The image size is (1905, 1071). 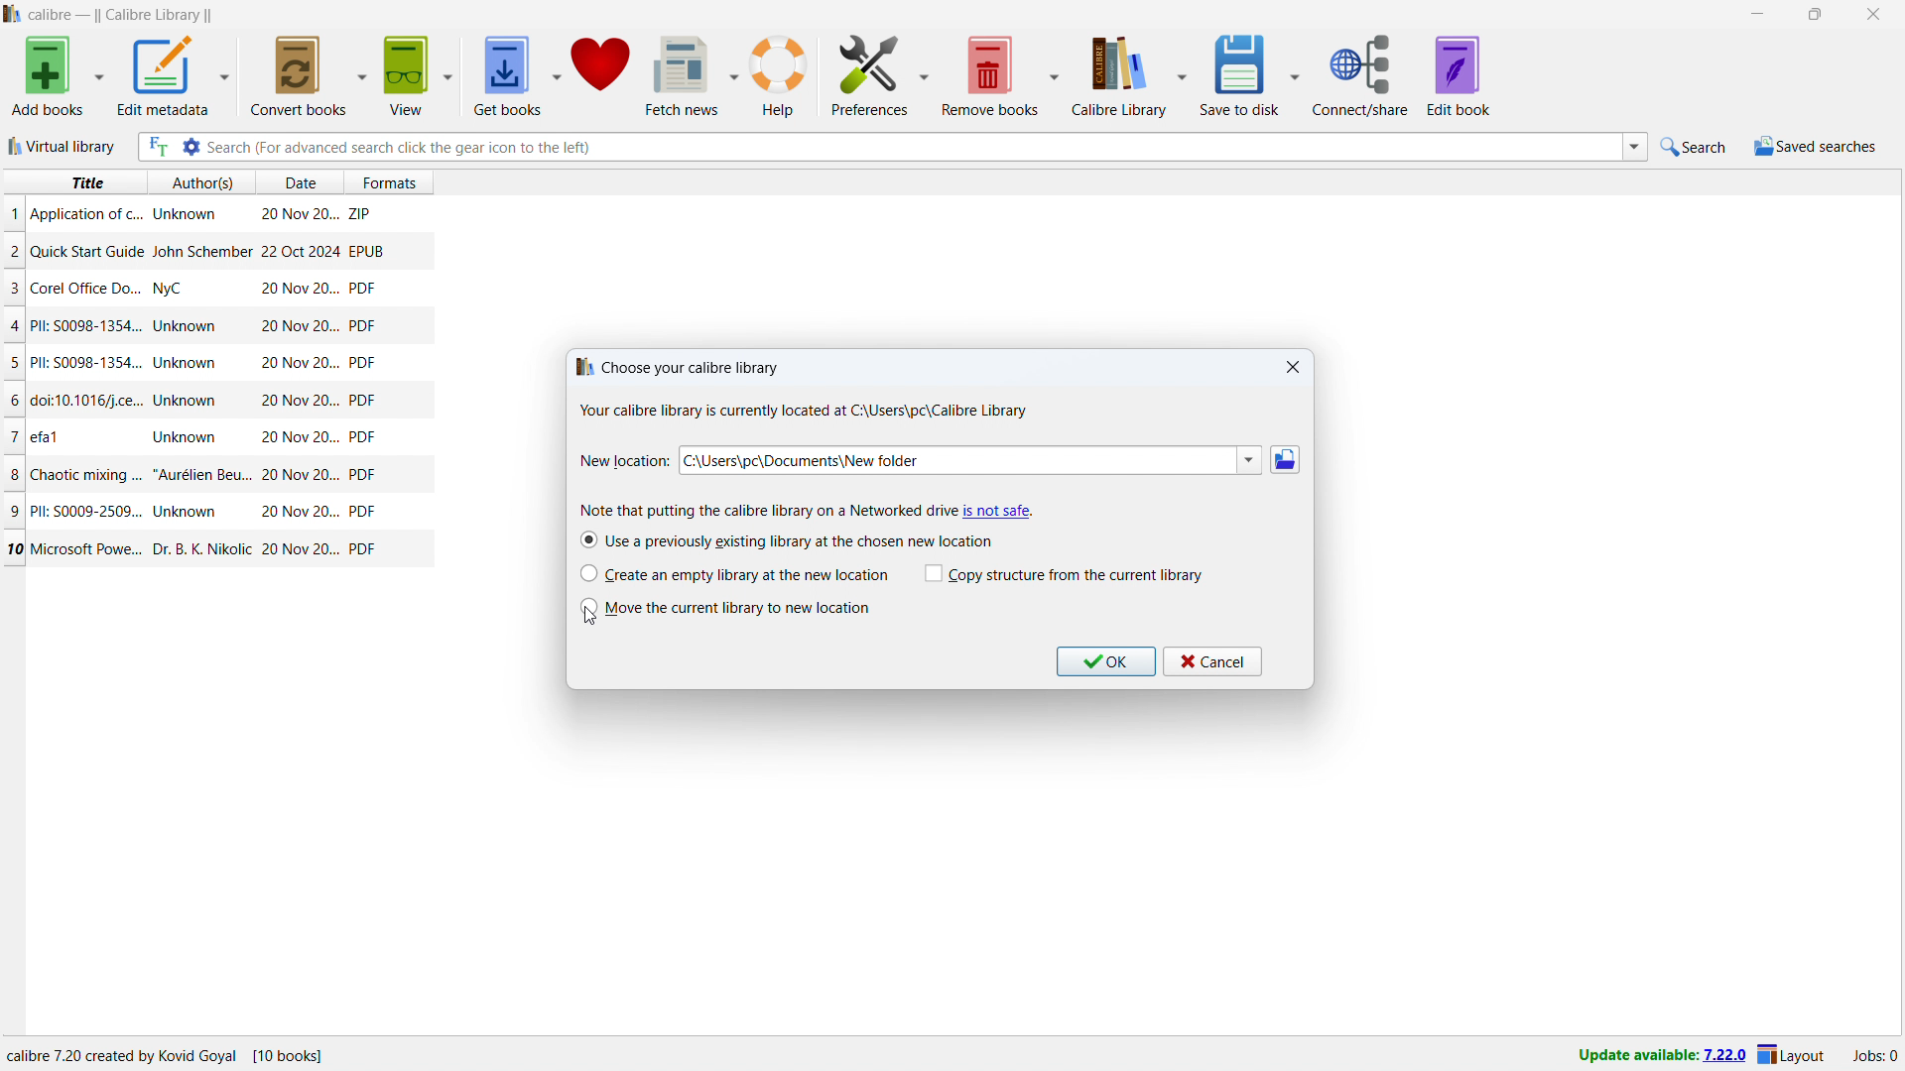 I want to click on caution, so click(x=997, y=511).